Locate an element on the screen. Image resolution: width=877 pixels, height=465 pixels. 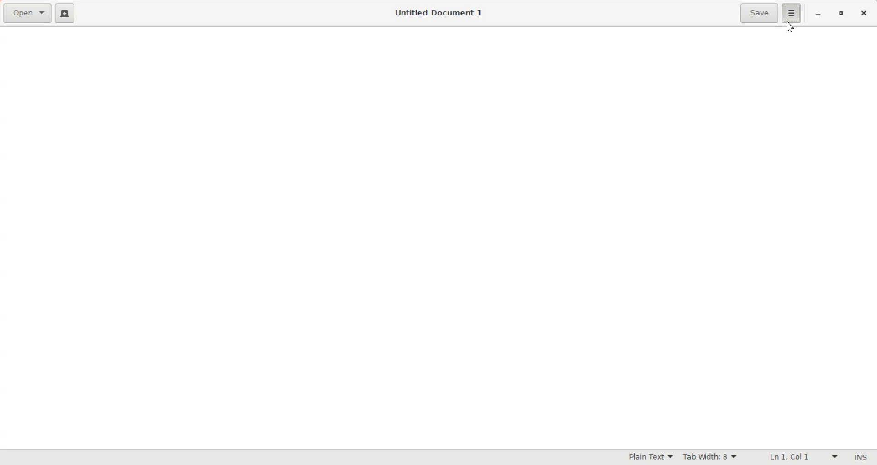
Minimize is located at coordinates (819, 15).